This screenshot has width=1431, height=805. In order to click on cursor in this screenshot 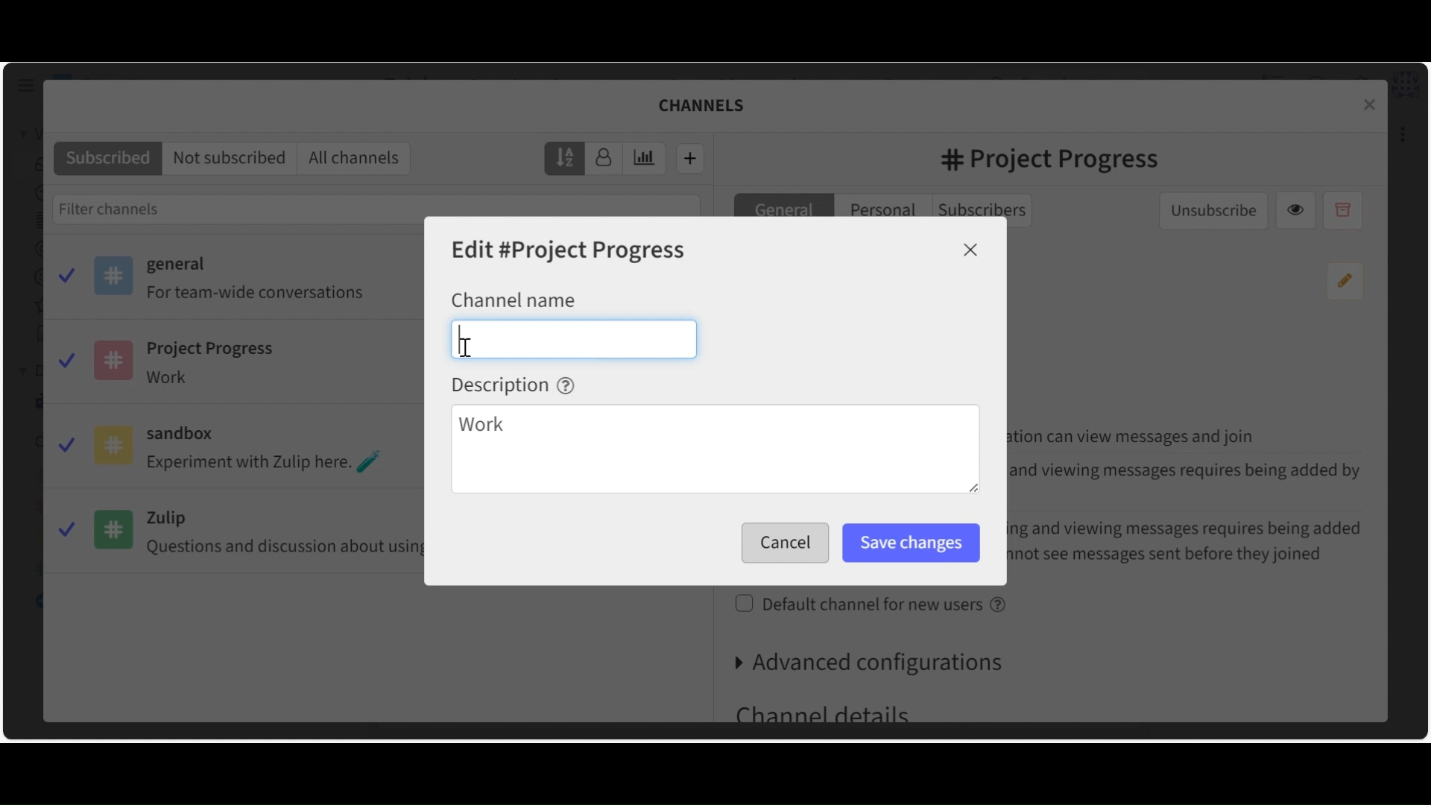, I will do `click(470, 351)`.